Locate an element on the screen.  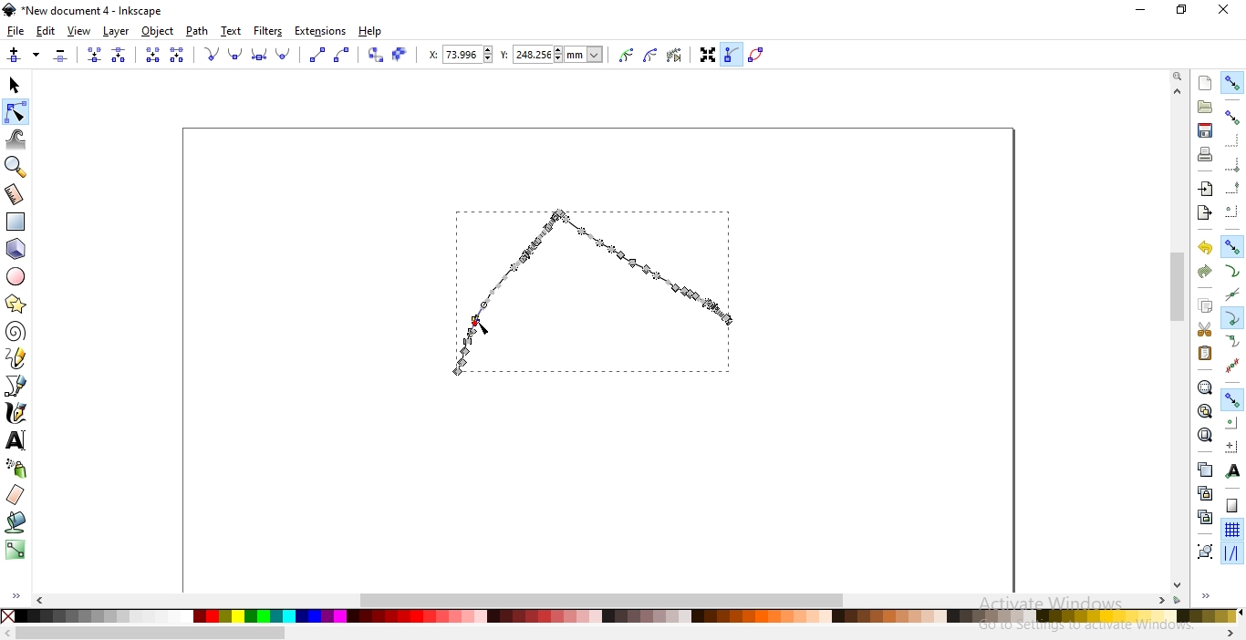
snap to path intersections is located at coordinates (1230, 294).